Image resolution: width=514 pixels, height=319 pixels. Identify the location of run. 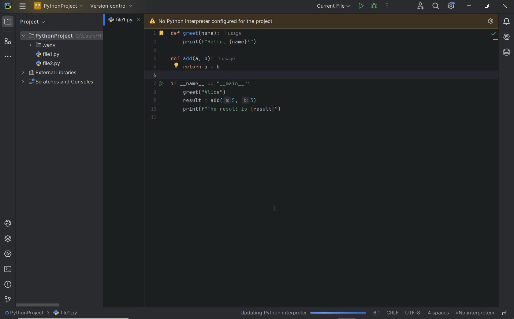
(360, 5).